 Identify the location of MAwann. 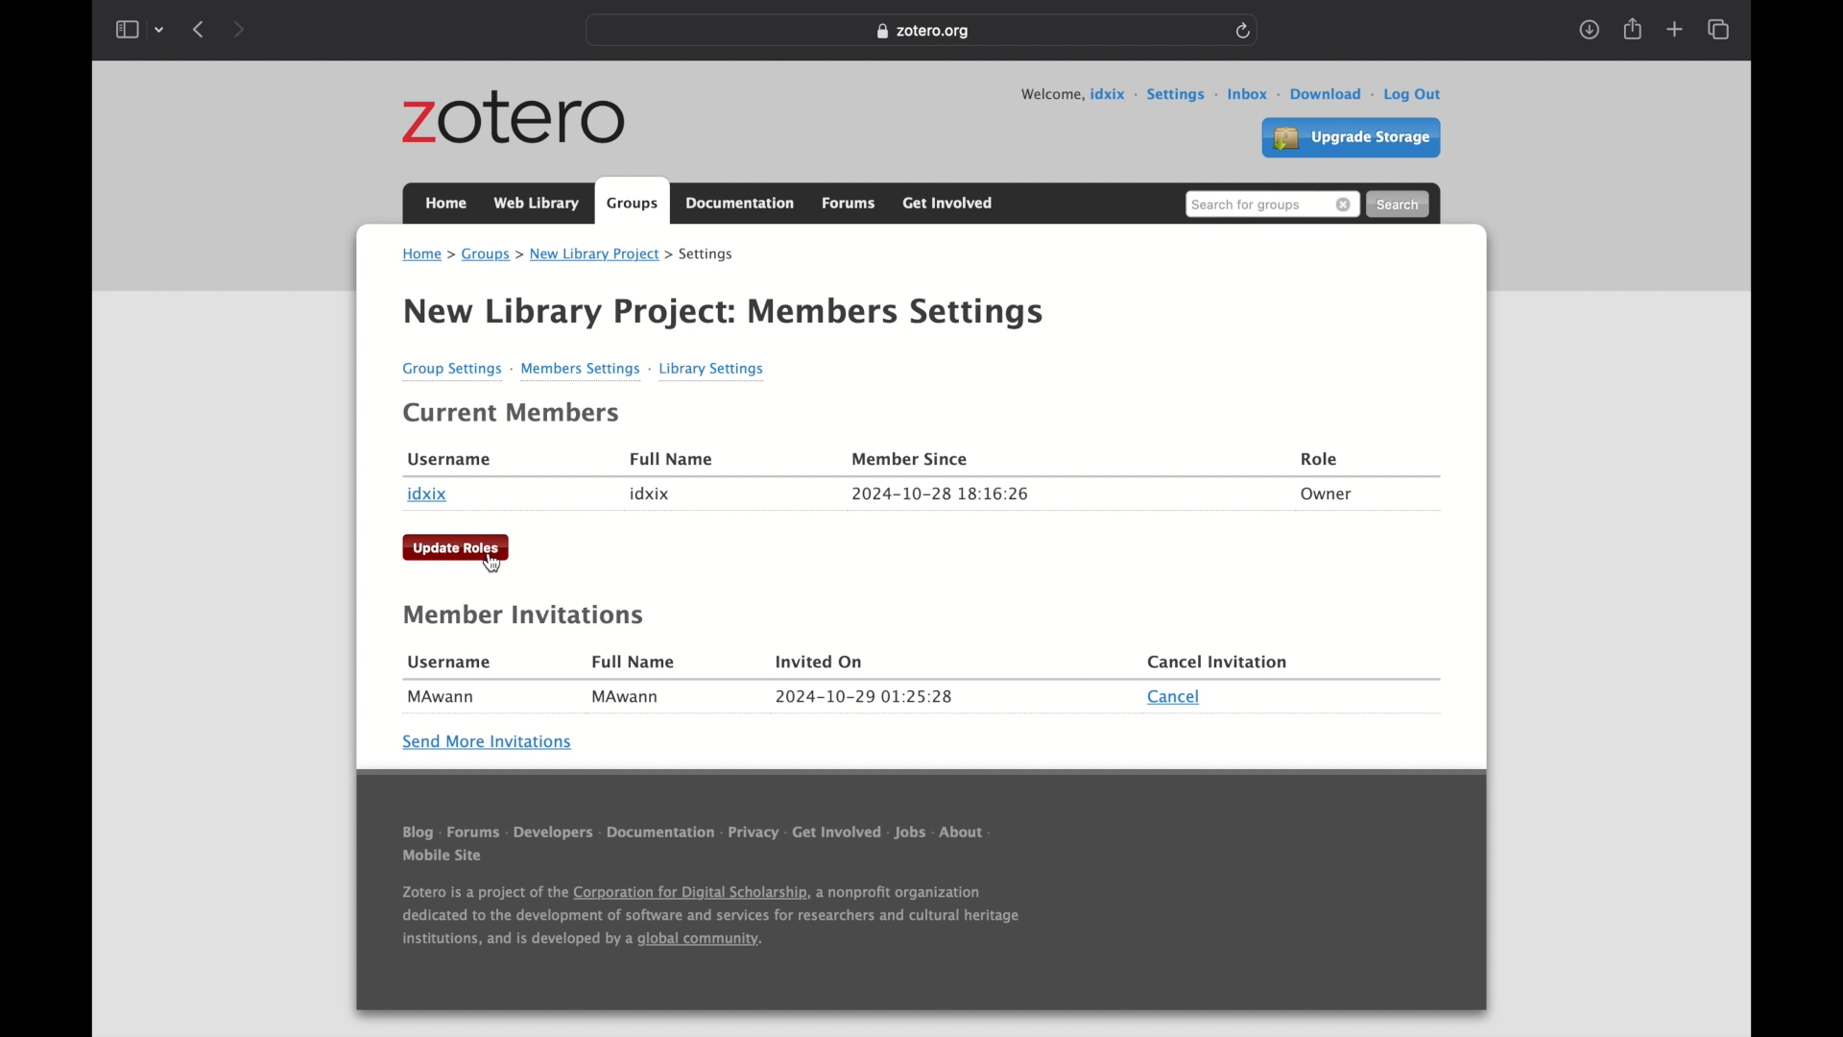
(443, 698).